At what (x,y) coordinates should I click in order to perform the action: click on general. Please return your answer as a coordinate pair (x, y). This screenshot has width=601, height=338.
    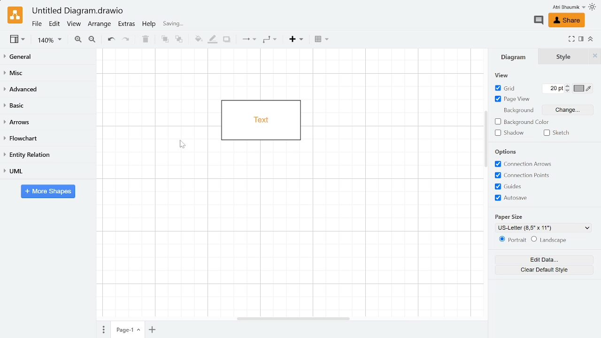
    Looking at the image, I should click on (49, 57).